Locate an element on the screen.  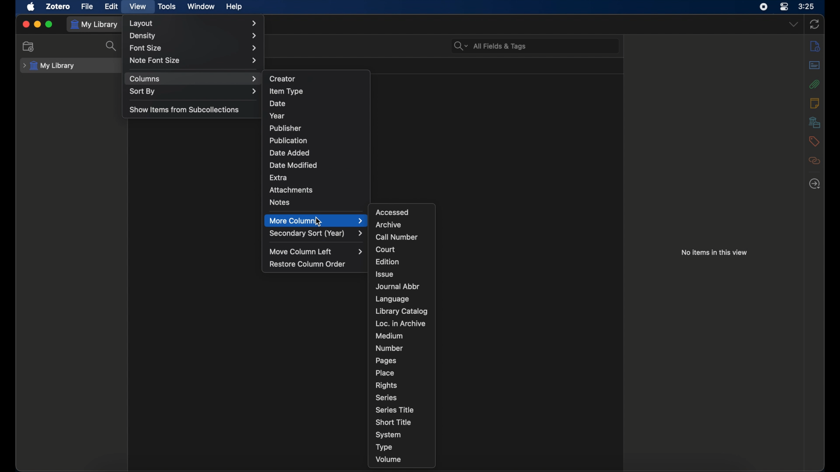
columns is located at coordinates (194, 79).